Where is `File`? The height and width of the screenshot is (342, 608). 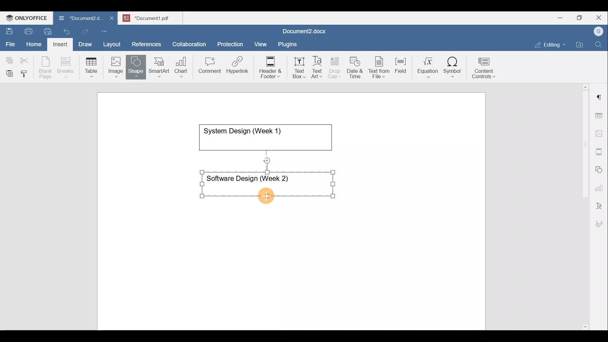
File is located at coordinates (11, 42).